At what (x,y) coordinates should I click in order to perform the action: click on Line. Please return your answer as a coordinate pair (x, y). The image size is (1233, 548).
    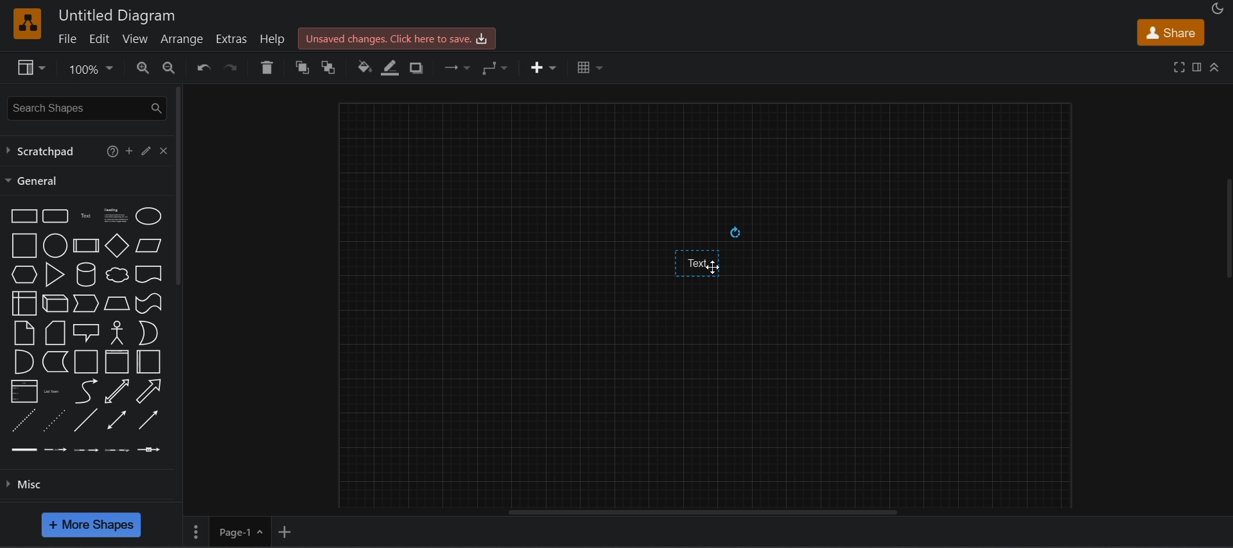
    Looking at the image, I should click on (86, 420).